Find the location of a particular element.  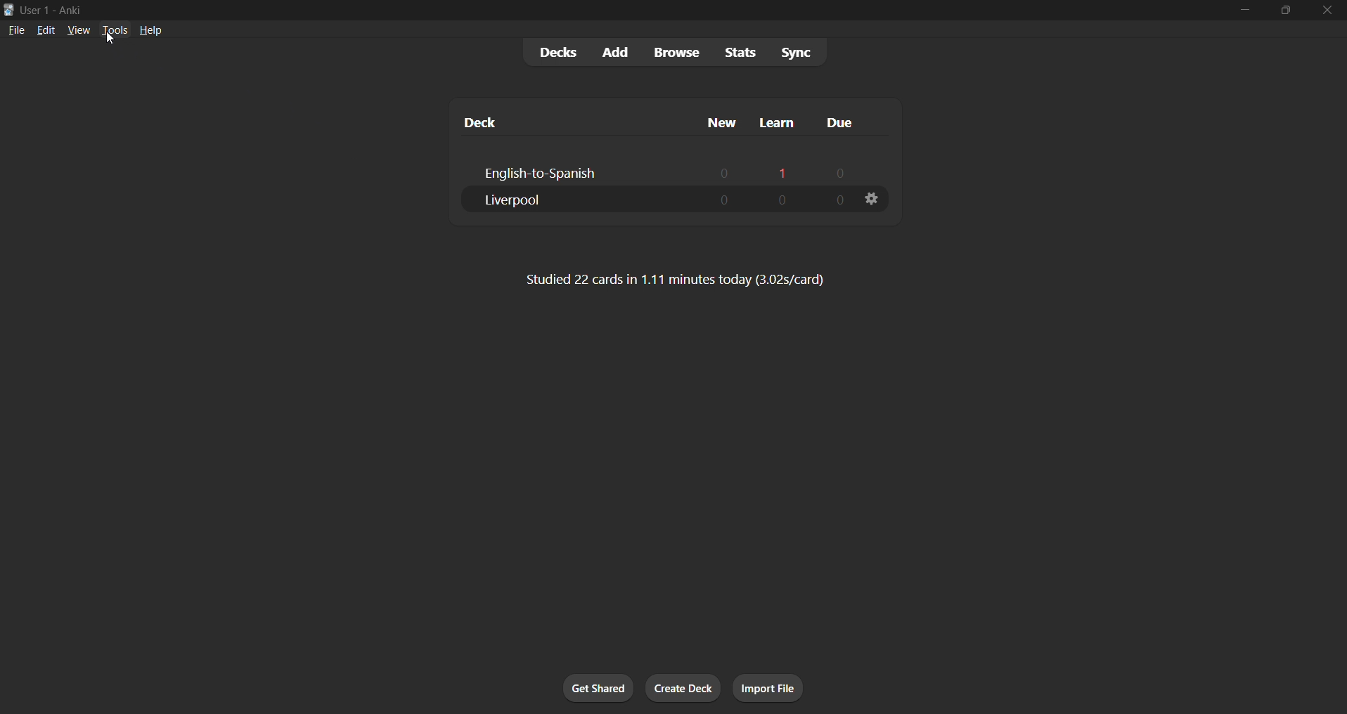

minimize is located at coordinates (1237, 11).